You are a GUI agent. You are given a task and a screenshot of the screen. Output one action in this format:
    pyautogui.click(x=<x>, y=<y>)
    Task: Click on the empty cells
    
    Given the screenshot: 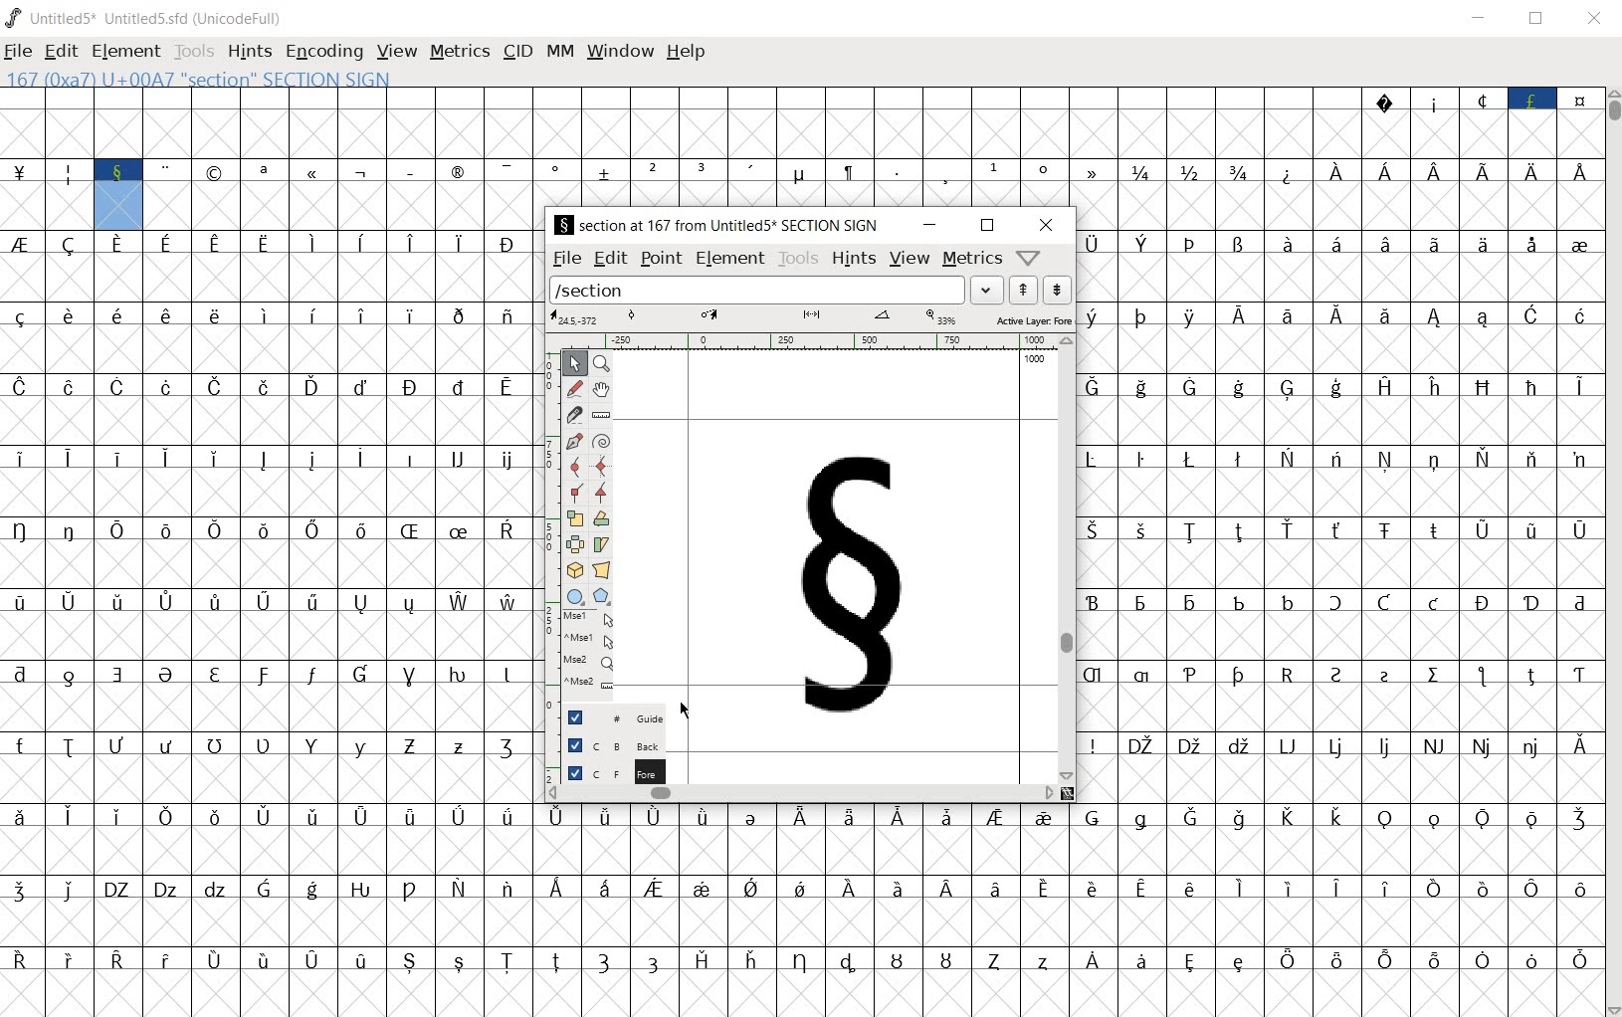 What is the action you would take?
    pyautogui.click(x=803, y=921)
    